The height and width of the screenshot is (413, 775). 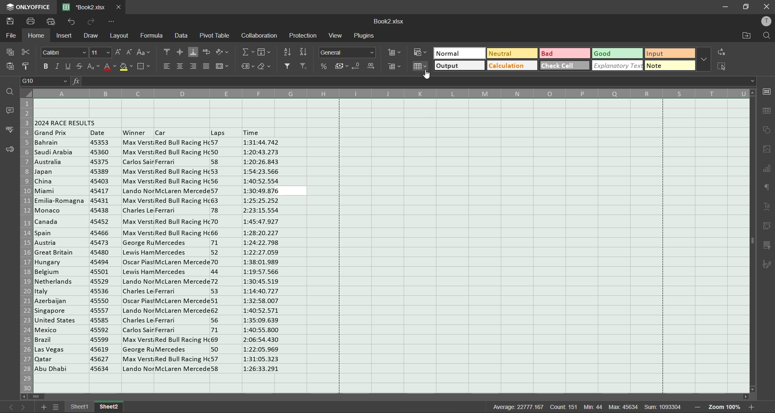 I want to click on cell settings, so click(x=767, y=92).